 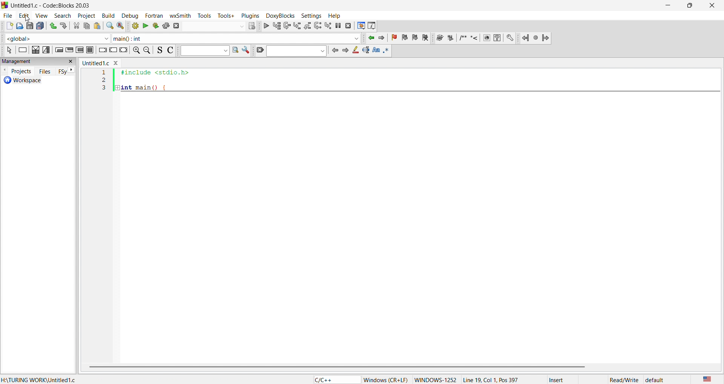 What do you see at coordinates (169, 50) in the screenshot?
I see `toggle comments` at bounding box center [169, 50].